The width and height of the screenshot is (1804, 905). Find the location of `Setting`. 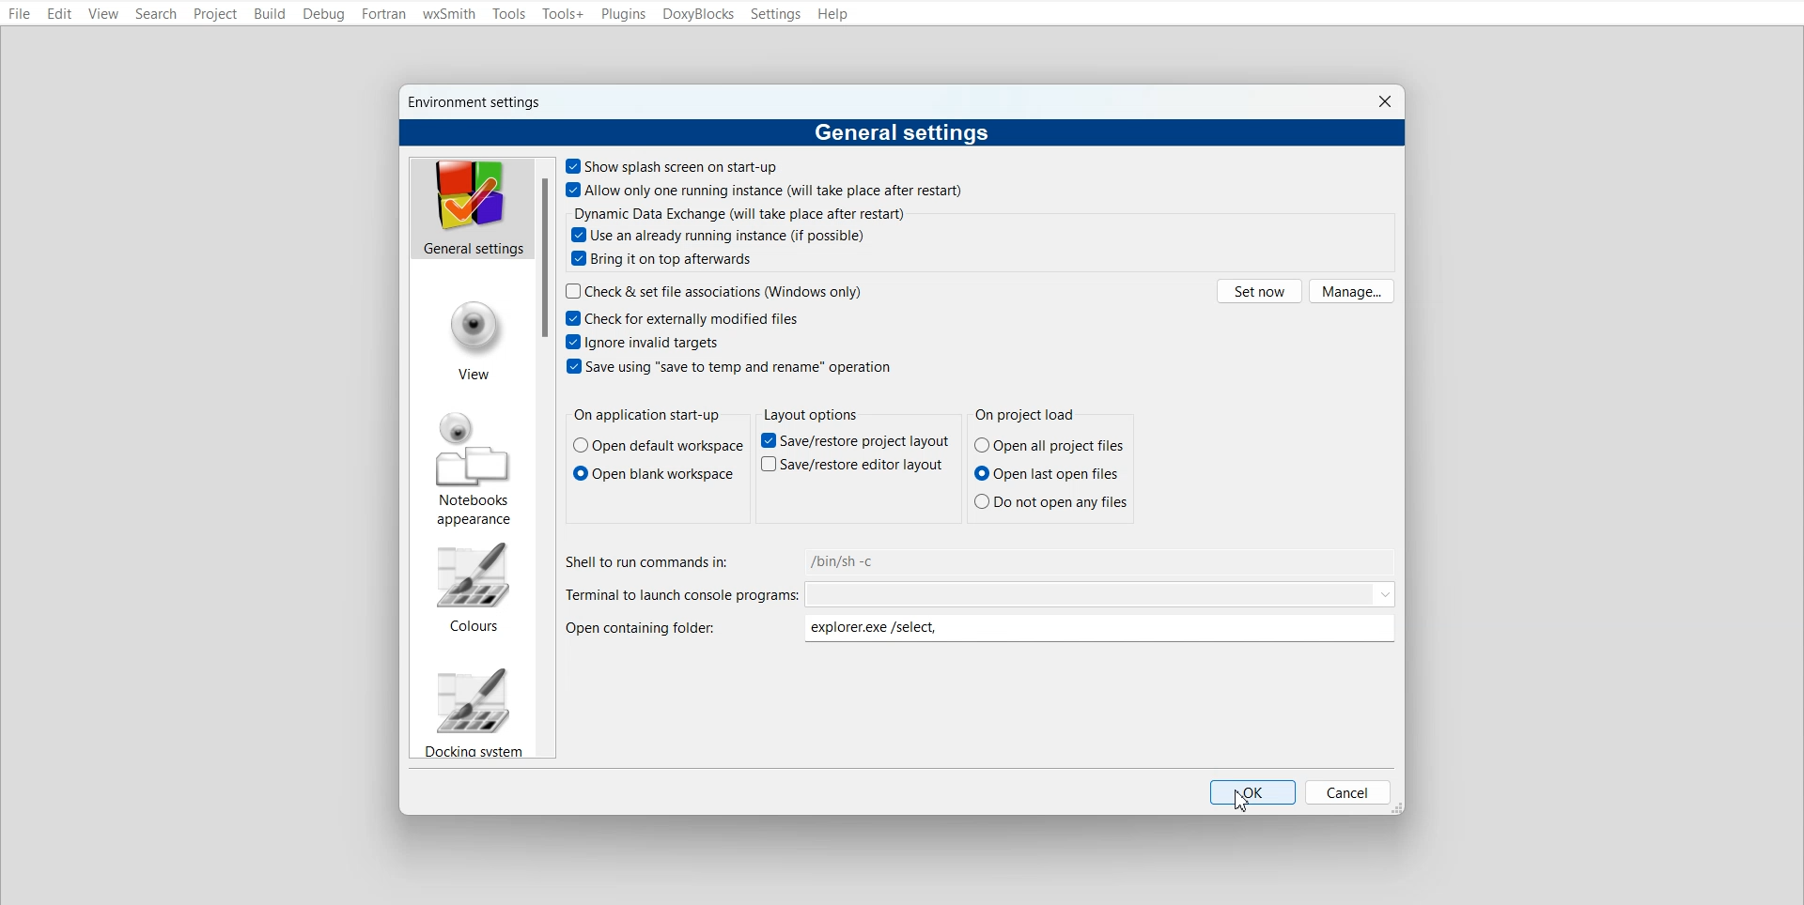

Setting is located at coordinates (775, 14).